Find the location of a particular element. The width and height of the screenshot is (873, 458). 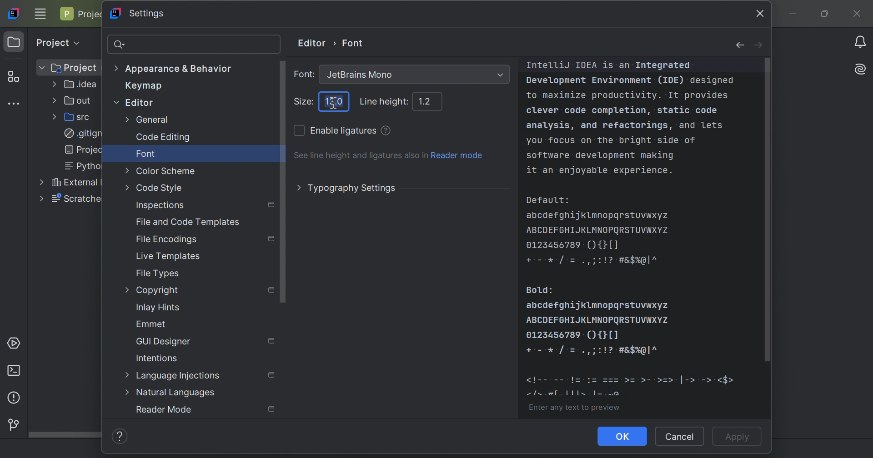

Code style is located at coordinates (153, 188).